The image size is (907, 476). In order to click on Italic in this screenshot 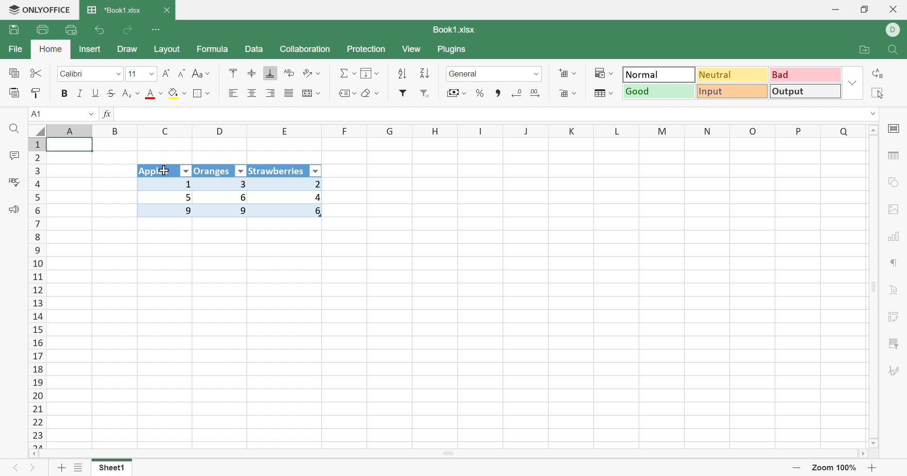, I will do `click(79, 93)`.